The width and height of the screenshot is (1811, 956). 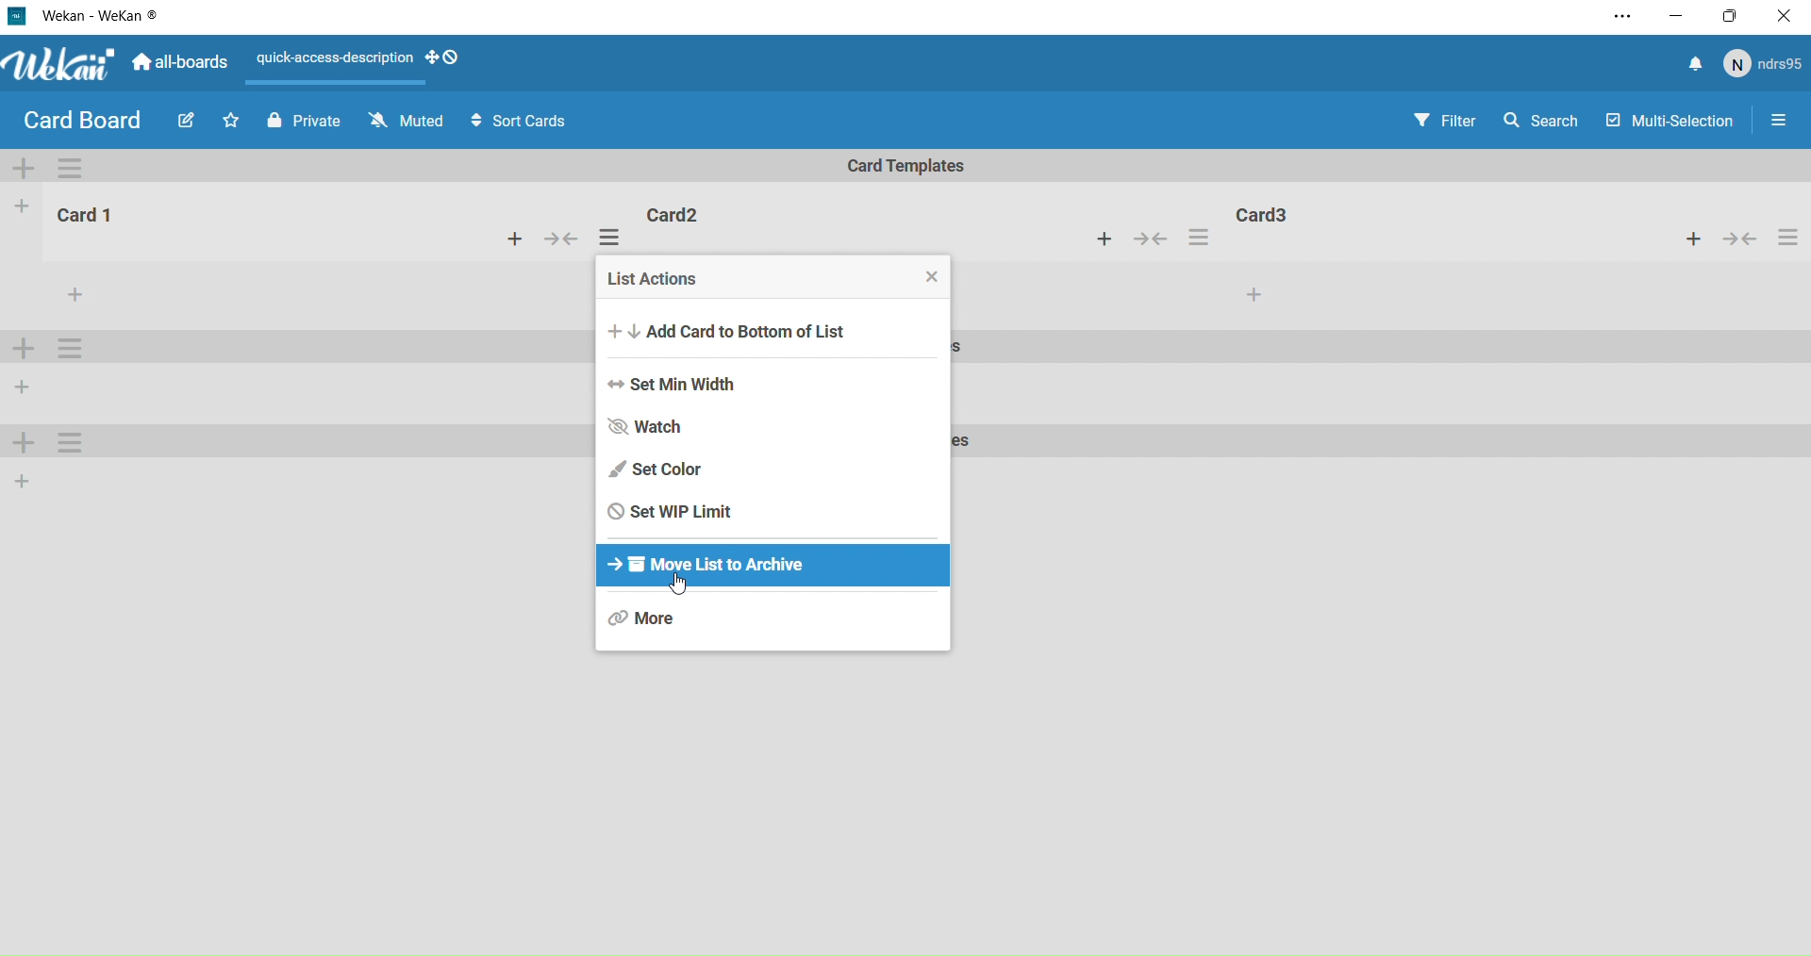 What do you see at coordinates (66, 346) in the screenshot?
I see `settings` at bounding box center [66, 346].